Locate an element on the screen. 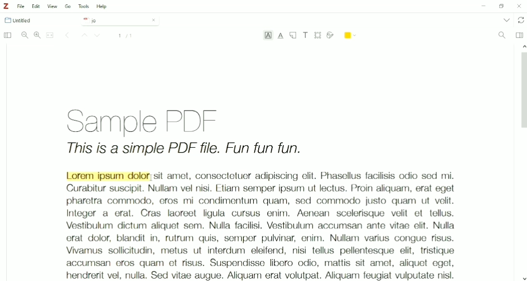  Down is located at coordinates (98, 36).